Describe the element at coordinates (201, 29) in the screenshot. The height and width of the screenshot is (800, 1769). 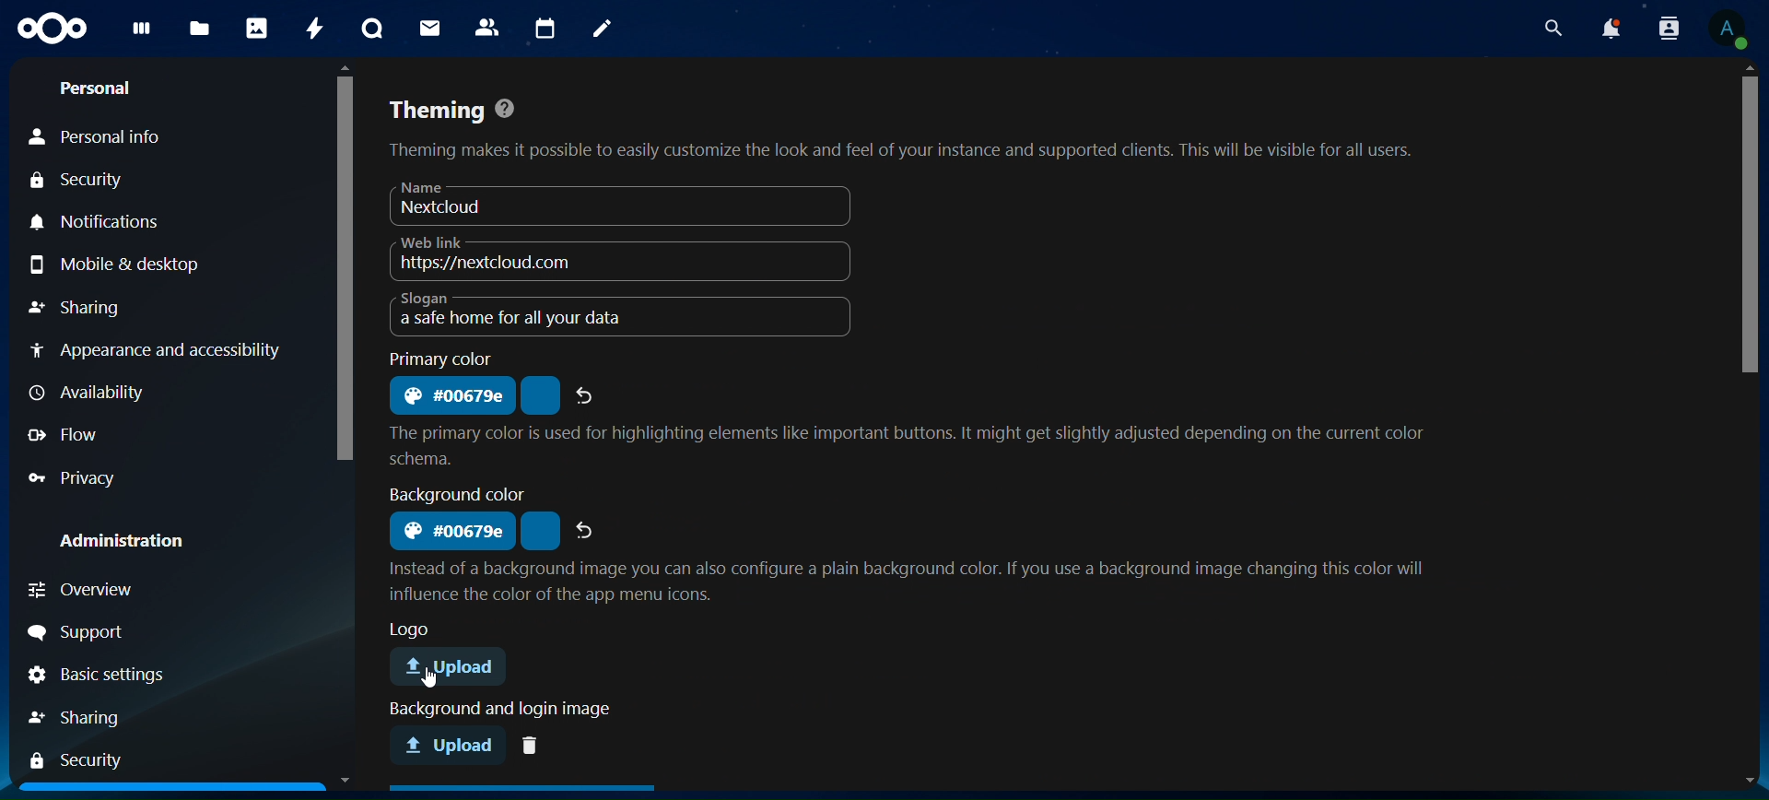
I see `files` at that location.